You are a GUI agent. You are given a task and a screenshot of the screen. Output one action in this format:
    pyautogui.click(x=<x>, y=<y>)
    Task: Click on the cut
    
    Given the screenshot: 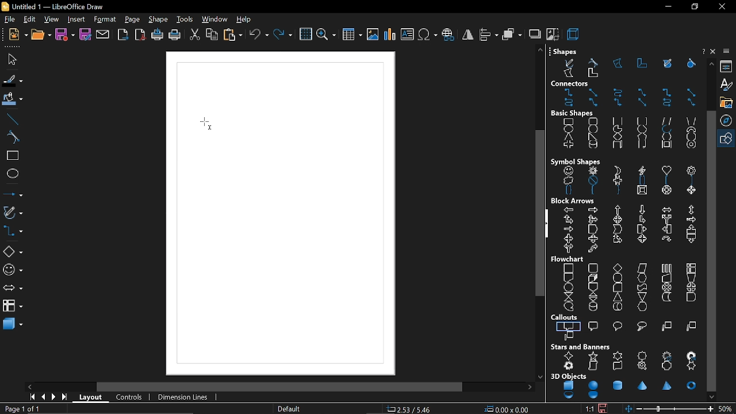 What is the action you would take?
    pyautogui.click(x=194, y=35)
    